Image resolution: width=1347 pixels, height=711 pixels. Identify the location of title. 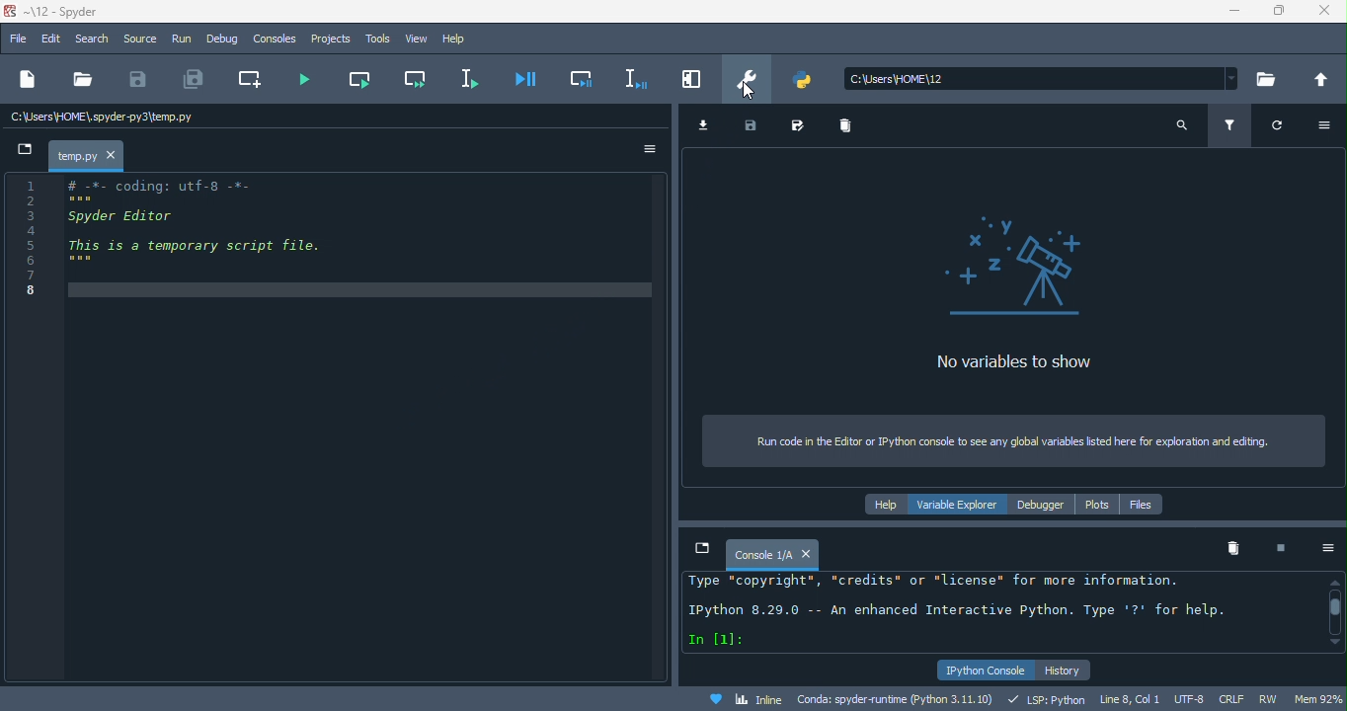
(61, 13).